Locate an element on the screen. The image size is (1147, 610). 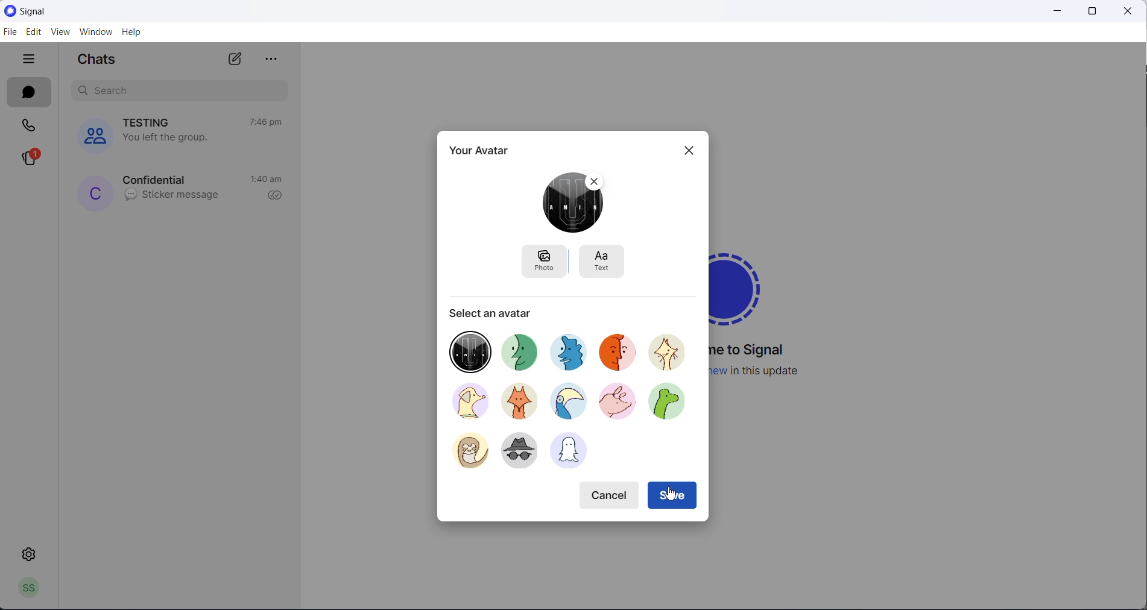
avatar is located at coordinates (465, 449).